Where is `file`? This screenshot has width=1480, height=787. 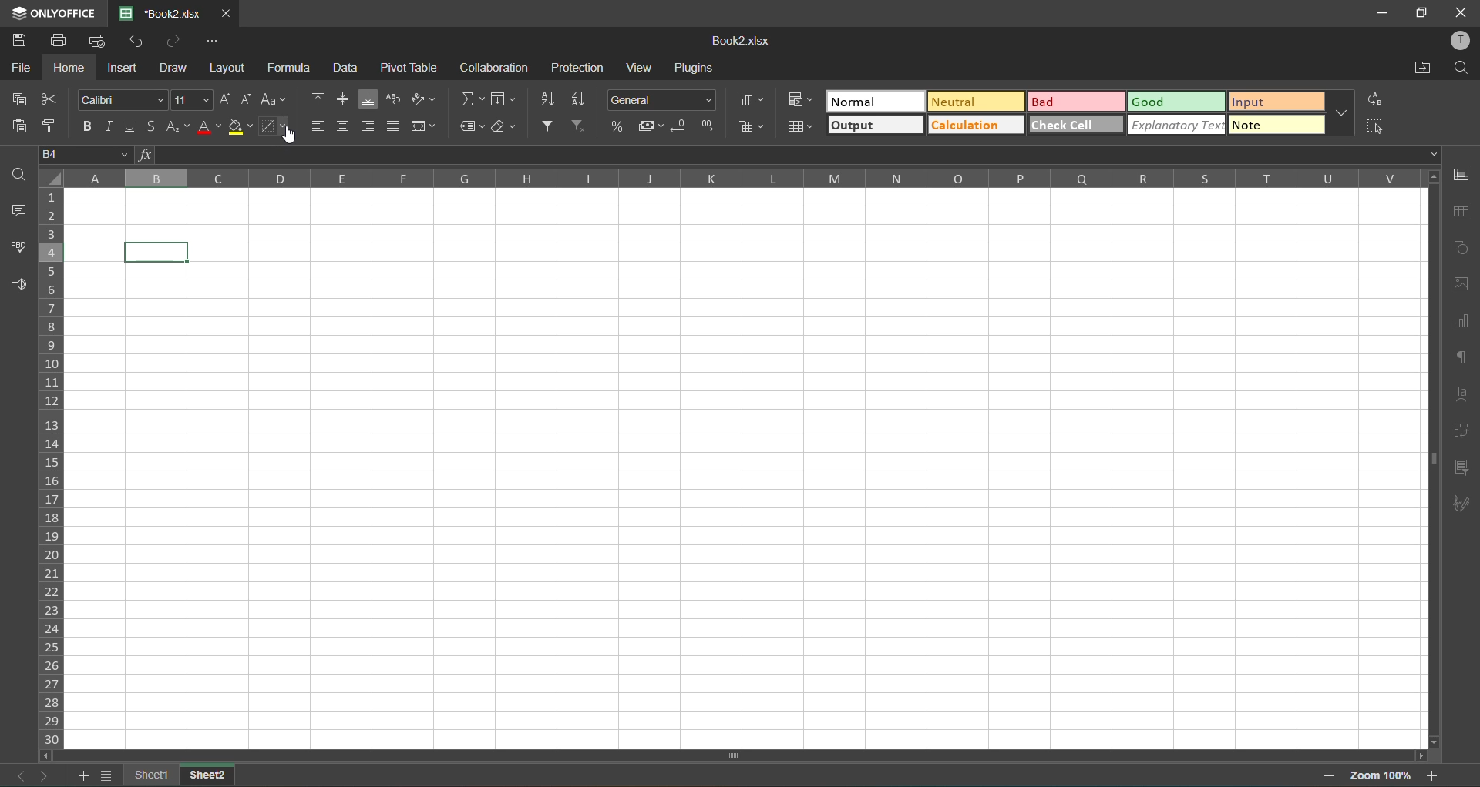 file is located at coordinates (25, 67).